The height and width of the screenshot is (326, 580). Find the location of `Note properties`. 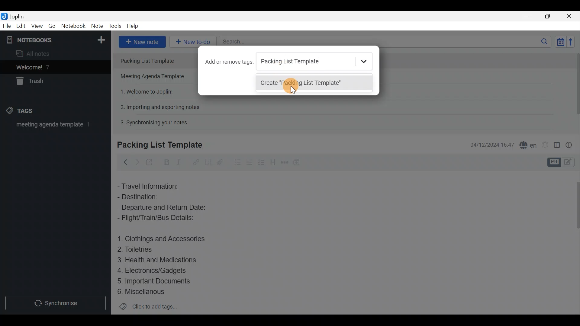

Note properties is located at coordinates (571, 144).